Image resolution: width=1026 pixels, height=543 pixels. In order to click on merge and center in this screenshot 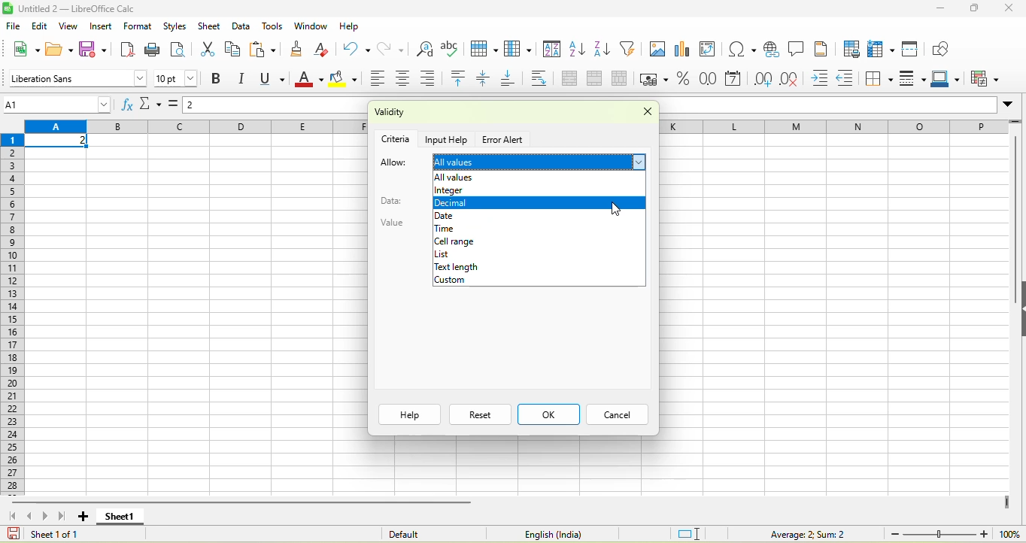, I will do `click(569, 80)`.